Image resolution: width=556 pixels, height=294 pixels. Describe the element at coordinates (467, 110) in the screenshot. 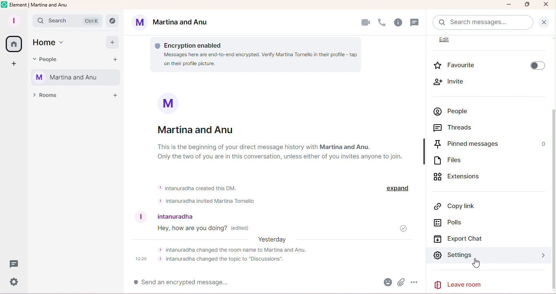

I see `People` at that location.